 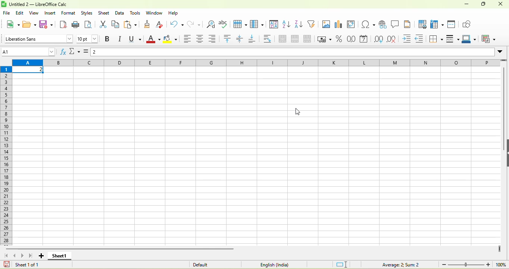 What do you see at coordinates (86, 13) in the screenshot?
I see `styles` at bounding box center [86, 13].